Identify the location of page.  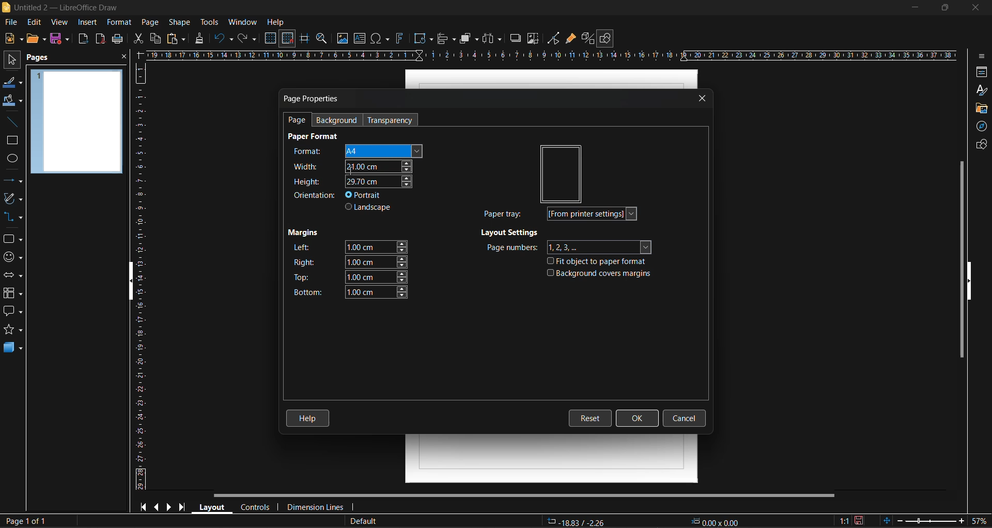
(298, 121).